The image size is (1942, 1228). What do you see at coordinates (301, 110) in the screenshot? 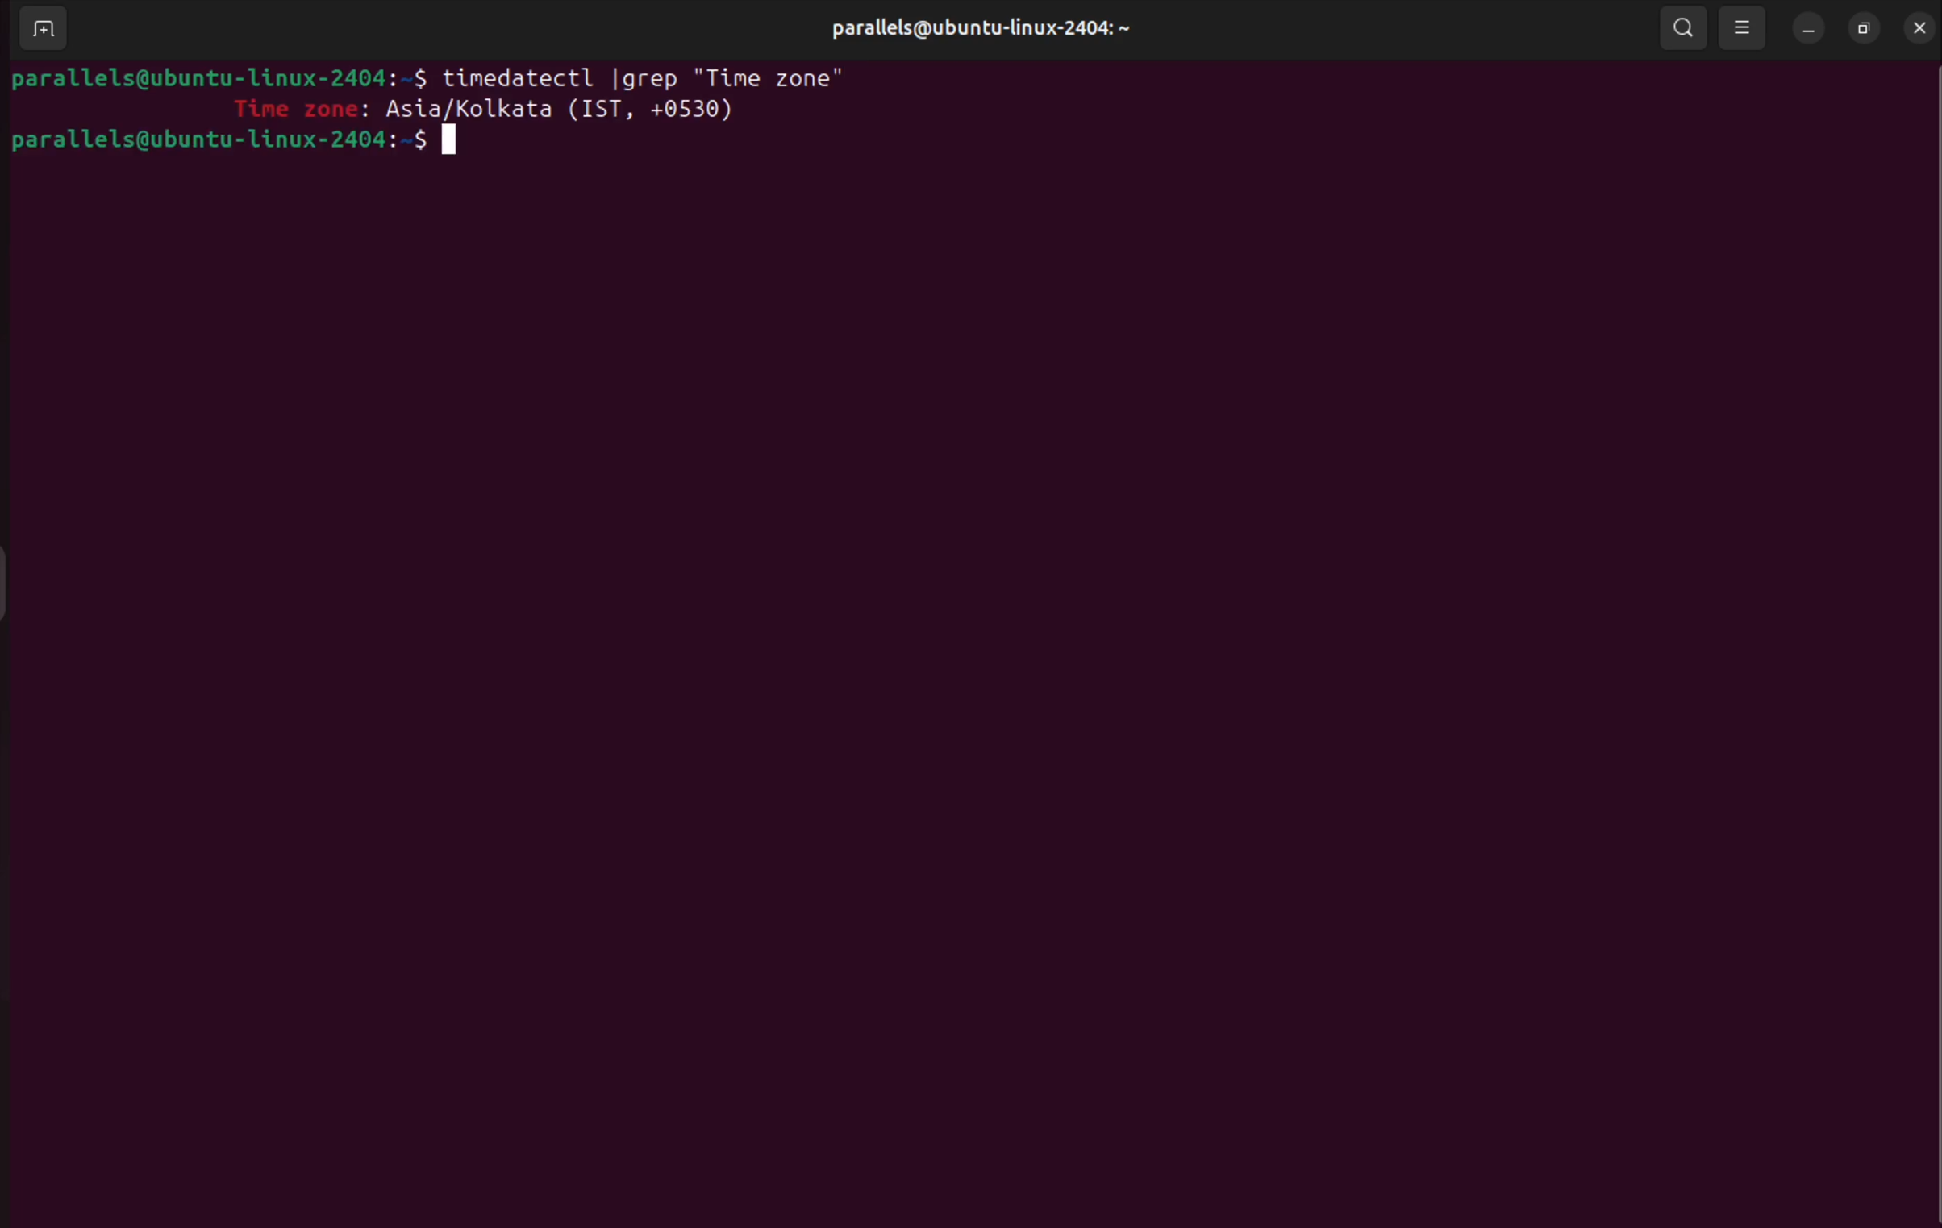
I see `Time zone:` at bounding box center [301, 110].